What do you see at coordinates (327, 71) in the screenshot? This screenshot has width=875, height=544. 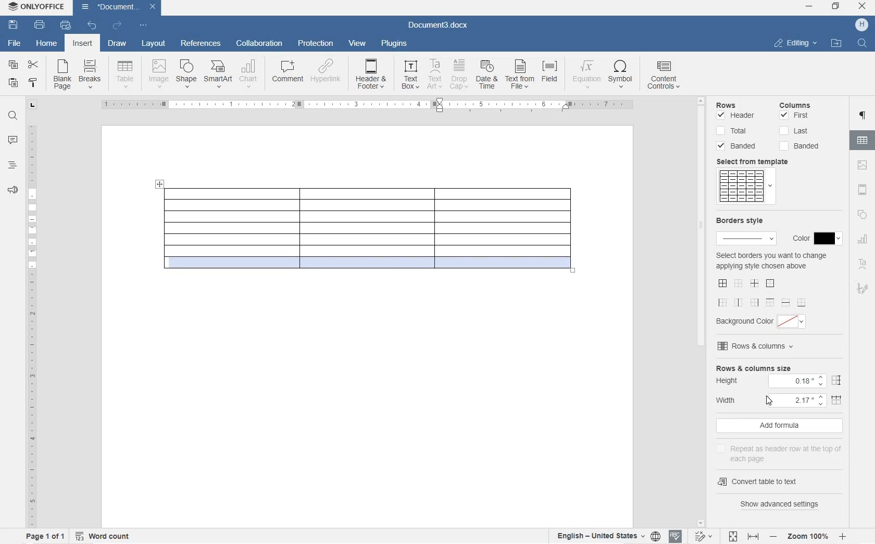 I see `HYPERLINK` at bounding box center [327, 71].